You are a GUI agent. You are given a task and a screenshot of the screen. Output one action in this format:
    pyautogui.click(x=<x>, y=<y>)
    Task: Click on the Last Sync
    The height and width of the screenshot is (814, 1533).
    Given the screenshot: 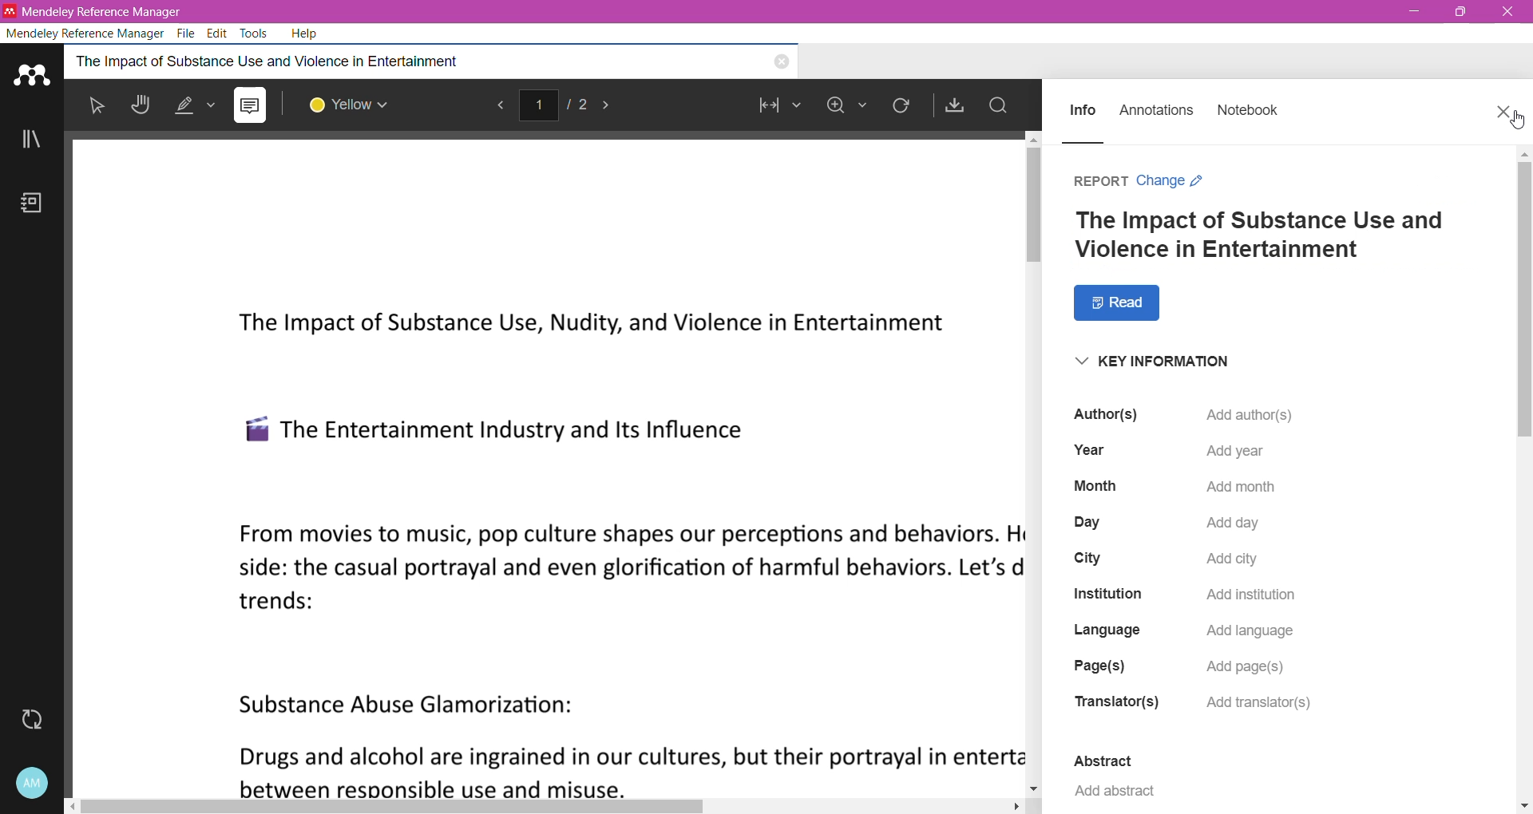 What is the action you would take?
    pyautogui.click(x=38, y=720)
    